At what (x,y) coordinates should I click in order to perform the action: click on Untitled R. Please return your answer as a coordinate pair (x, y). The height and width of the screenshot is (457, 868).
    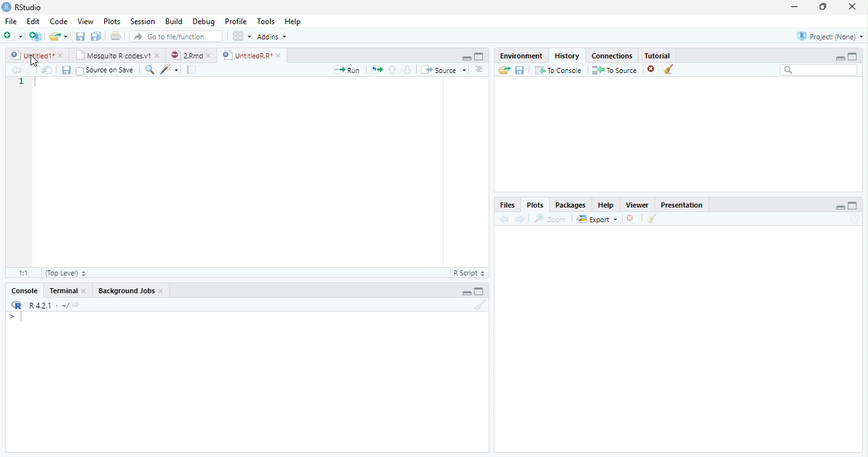
    Looking at the image, I should click on (250, 55).